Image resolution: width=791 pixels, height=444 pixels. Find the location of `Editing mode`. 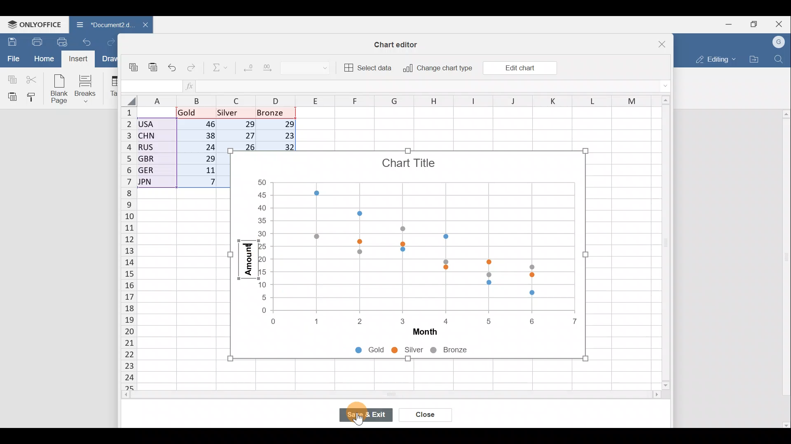

Editing mode is located at coordinates (714, 59).